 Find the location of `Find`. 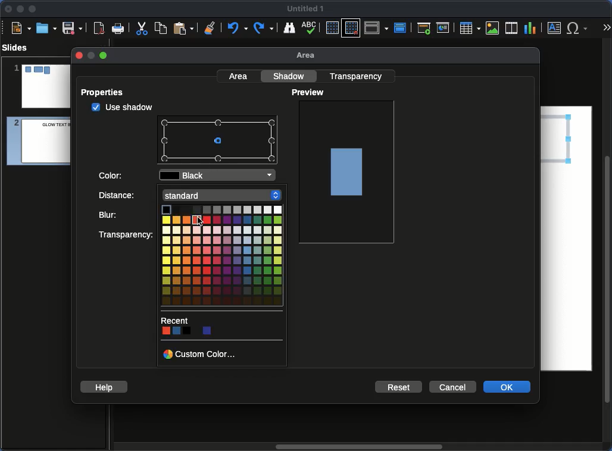

Find is located at coordinates (289, 27).